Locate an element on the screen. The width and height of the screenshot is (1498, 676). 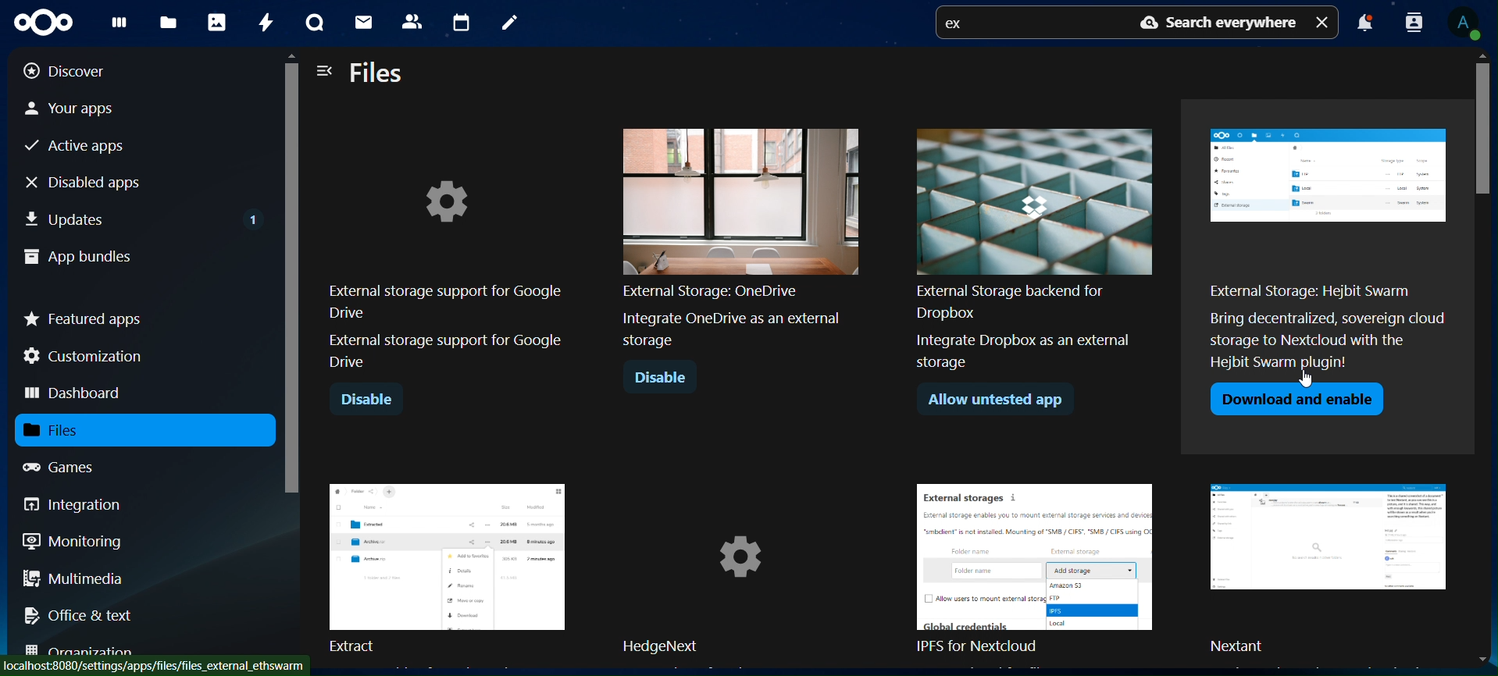
monitoring is located at coordinates (73, 540).